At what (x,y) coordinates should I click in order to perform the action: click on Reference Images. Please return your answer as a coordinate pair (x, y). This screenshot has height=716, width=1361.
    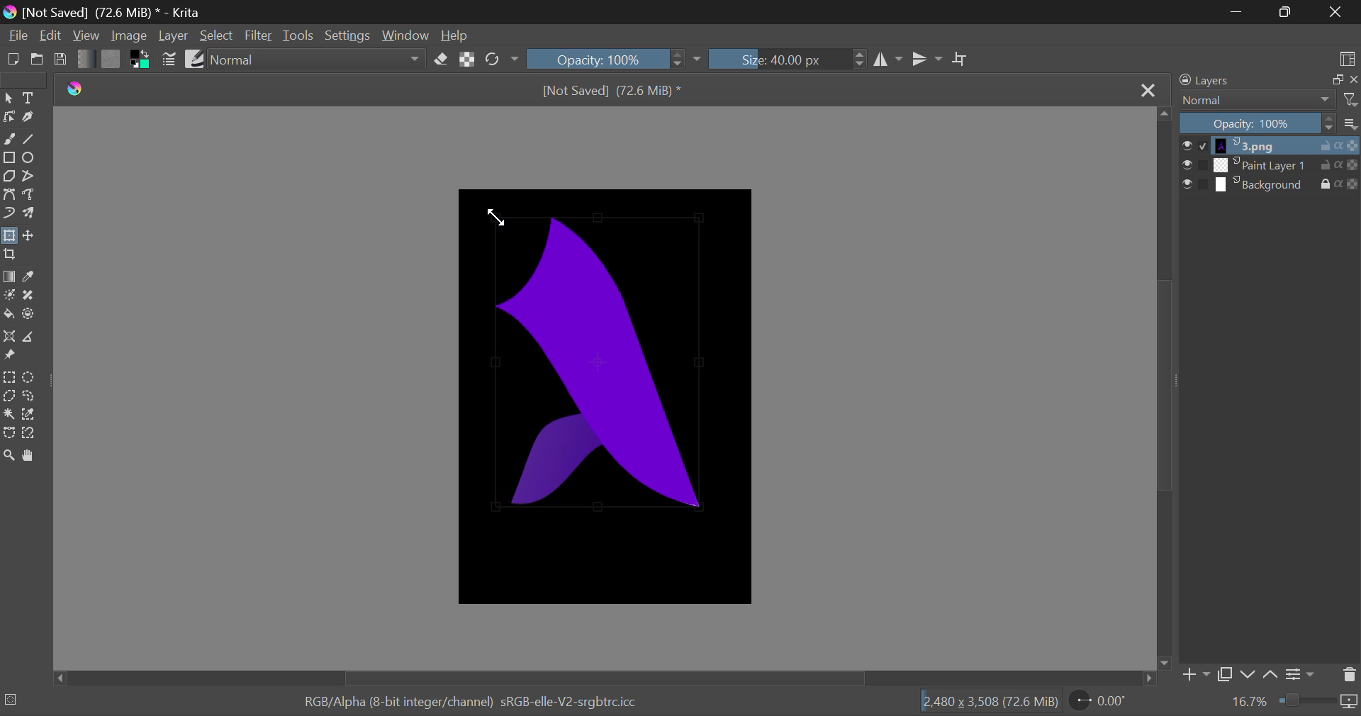
    Looking at the image, I should click on (9, 356).